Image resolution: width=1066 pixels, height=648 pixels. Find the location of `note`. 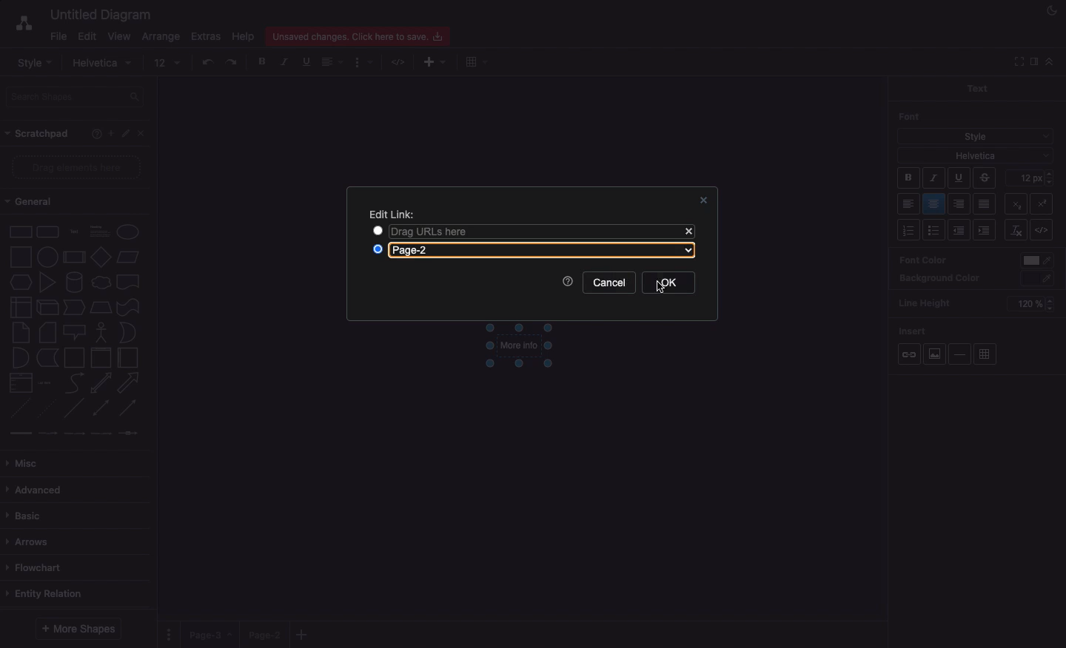

note is located at coordinates (21, 333).